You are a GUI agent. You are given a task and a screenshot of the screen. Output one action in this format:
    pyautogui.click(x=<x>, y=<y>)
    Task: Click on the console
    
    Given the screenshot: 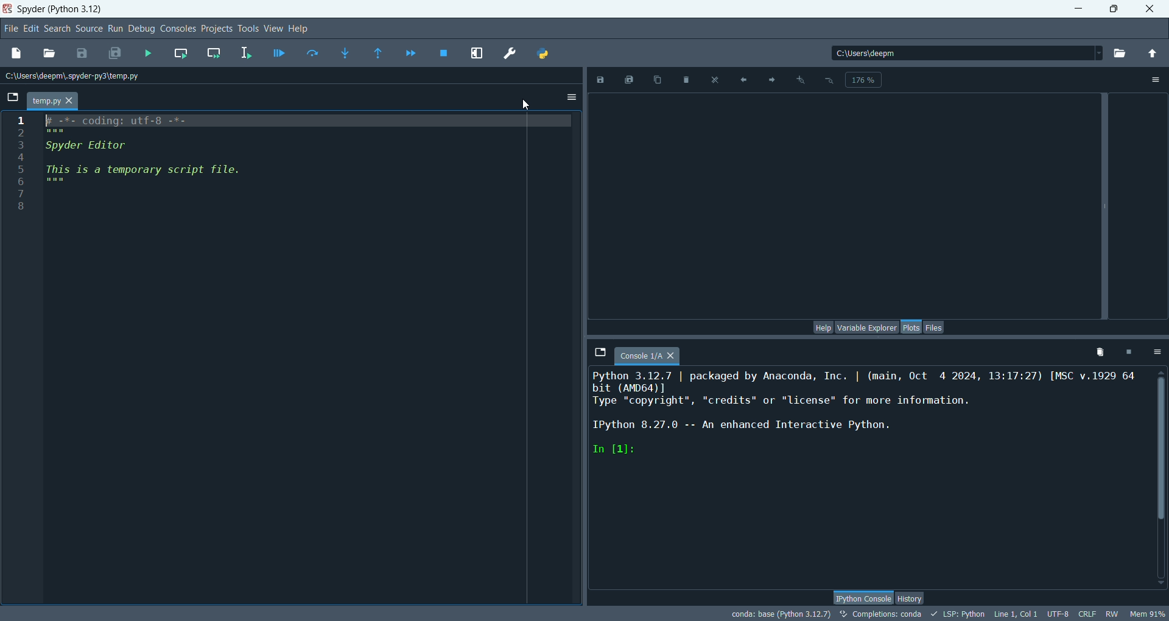 What is the action you would take?
    pyautogui.click(x=647, y=356)
    